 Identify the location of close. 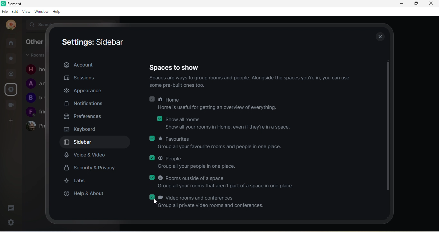
(432, 4).